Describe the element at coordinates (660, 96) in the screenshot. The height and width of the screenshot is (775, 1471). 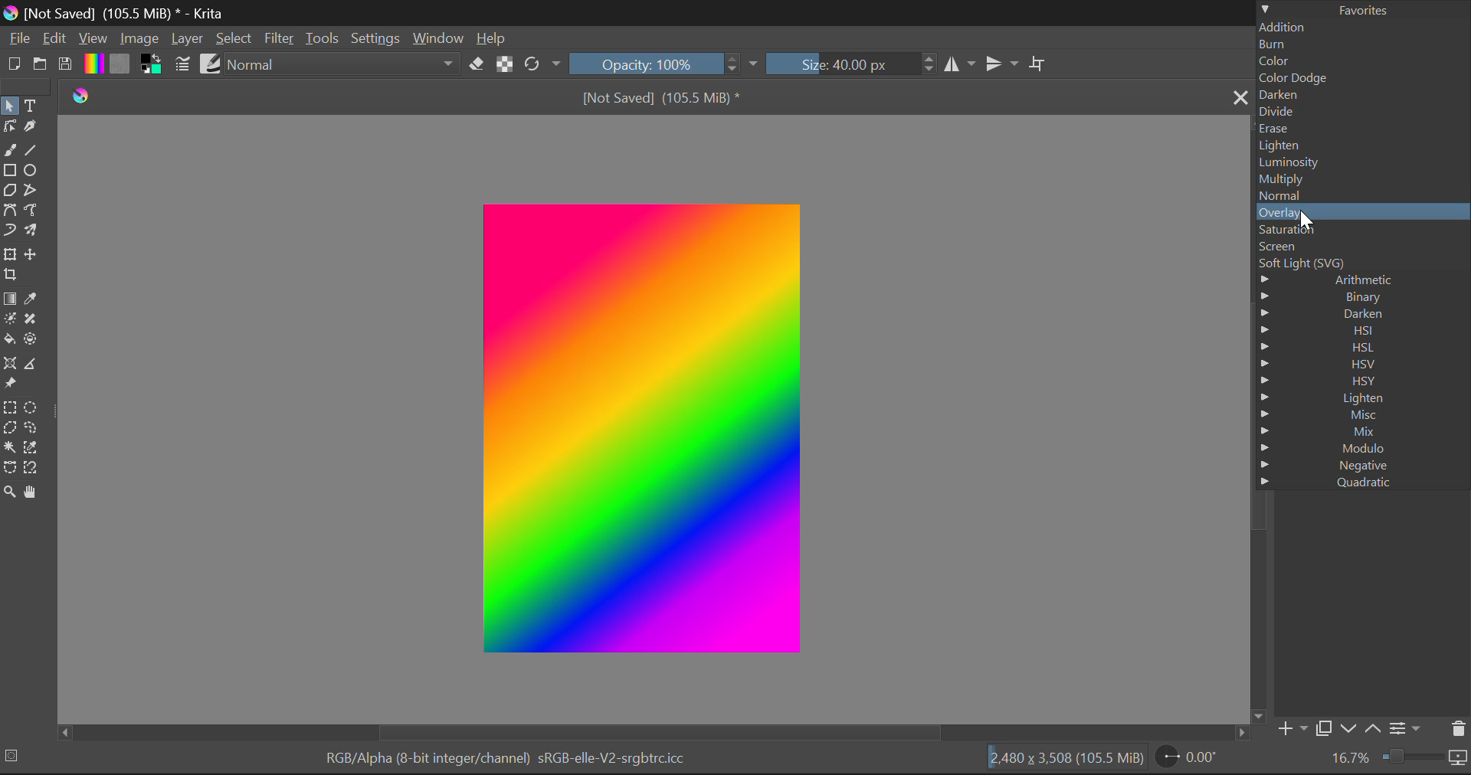
I see `[Not Saved] (105.5 MiB) *` at that location.